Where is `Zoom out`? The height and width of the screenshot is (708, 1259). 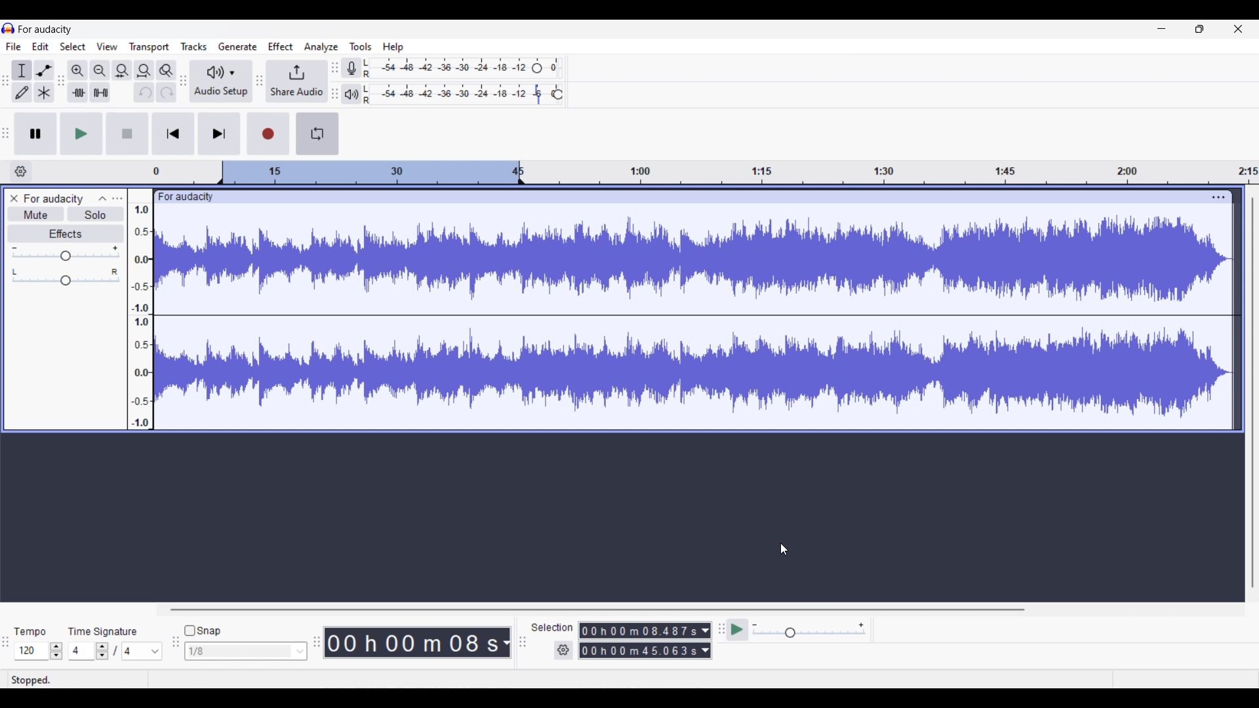 Zoom out is located at coordinates (100, 71).